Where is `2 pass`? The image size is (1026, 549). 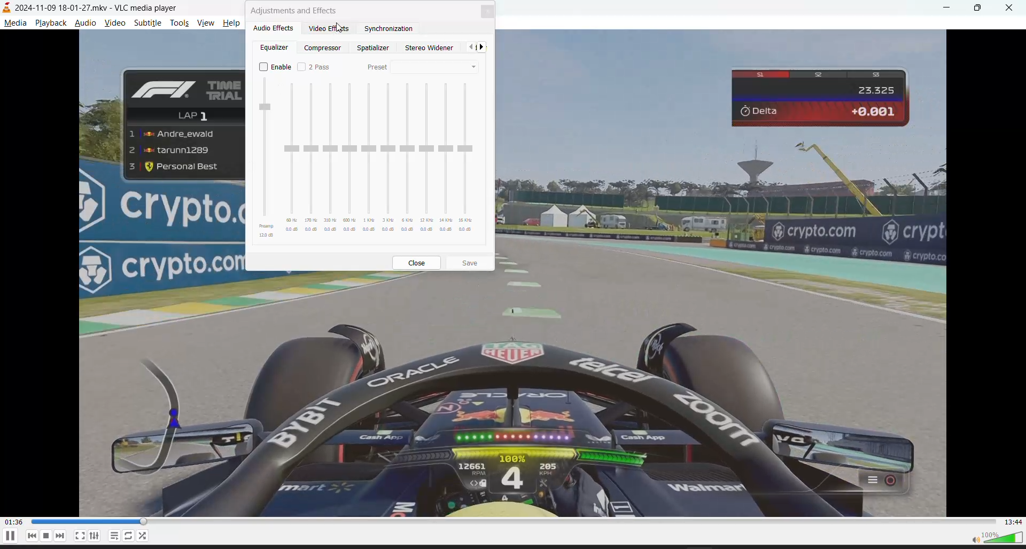
2 pass is located at coordinates (314, 66).